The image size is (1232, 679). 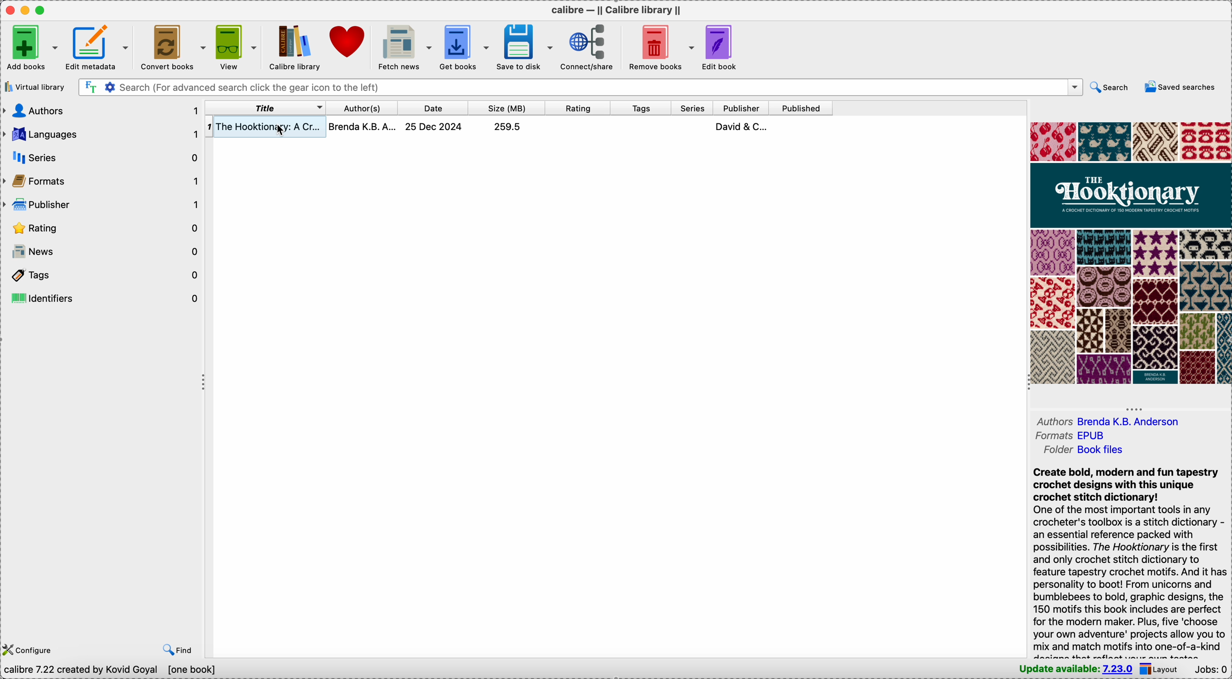 I want to click on minimize, so click(x=27, y=10).